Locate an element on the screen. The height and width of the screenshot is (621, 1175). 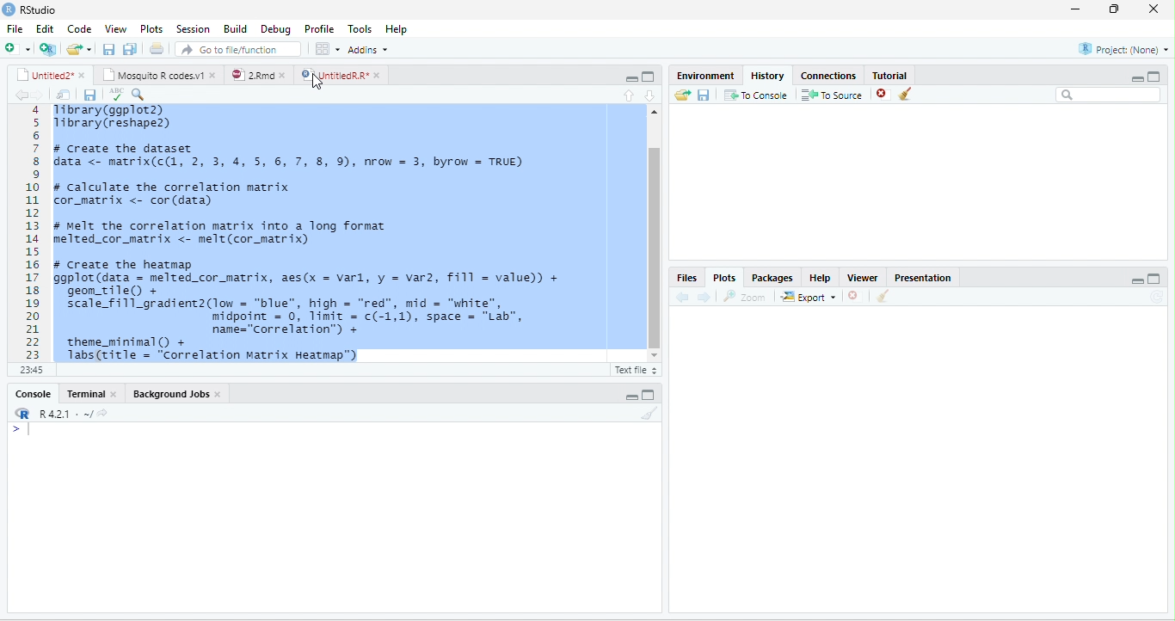
 is located at coordinates (655, 94).